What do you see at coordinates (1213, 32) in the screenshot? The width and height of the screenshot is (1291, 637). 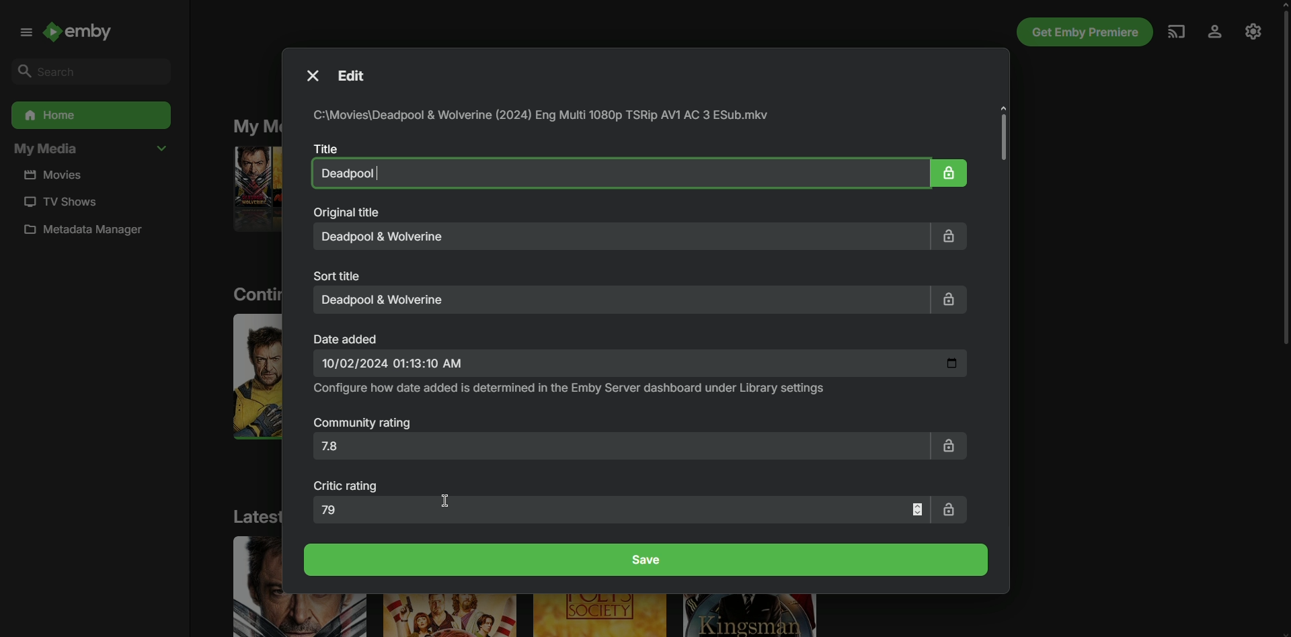 I see `Profile` at bounding box center [1213, 32].